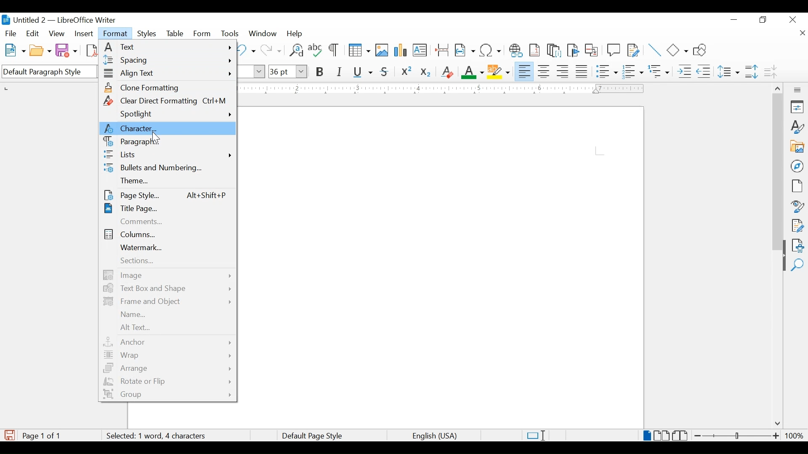 The image size is (808, 454). What do you see at coordinates (655, 50) in the screenshot?
I see `insert line` at bounding box center [655, 50].